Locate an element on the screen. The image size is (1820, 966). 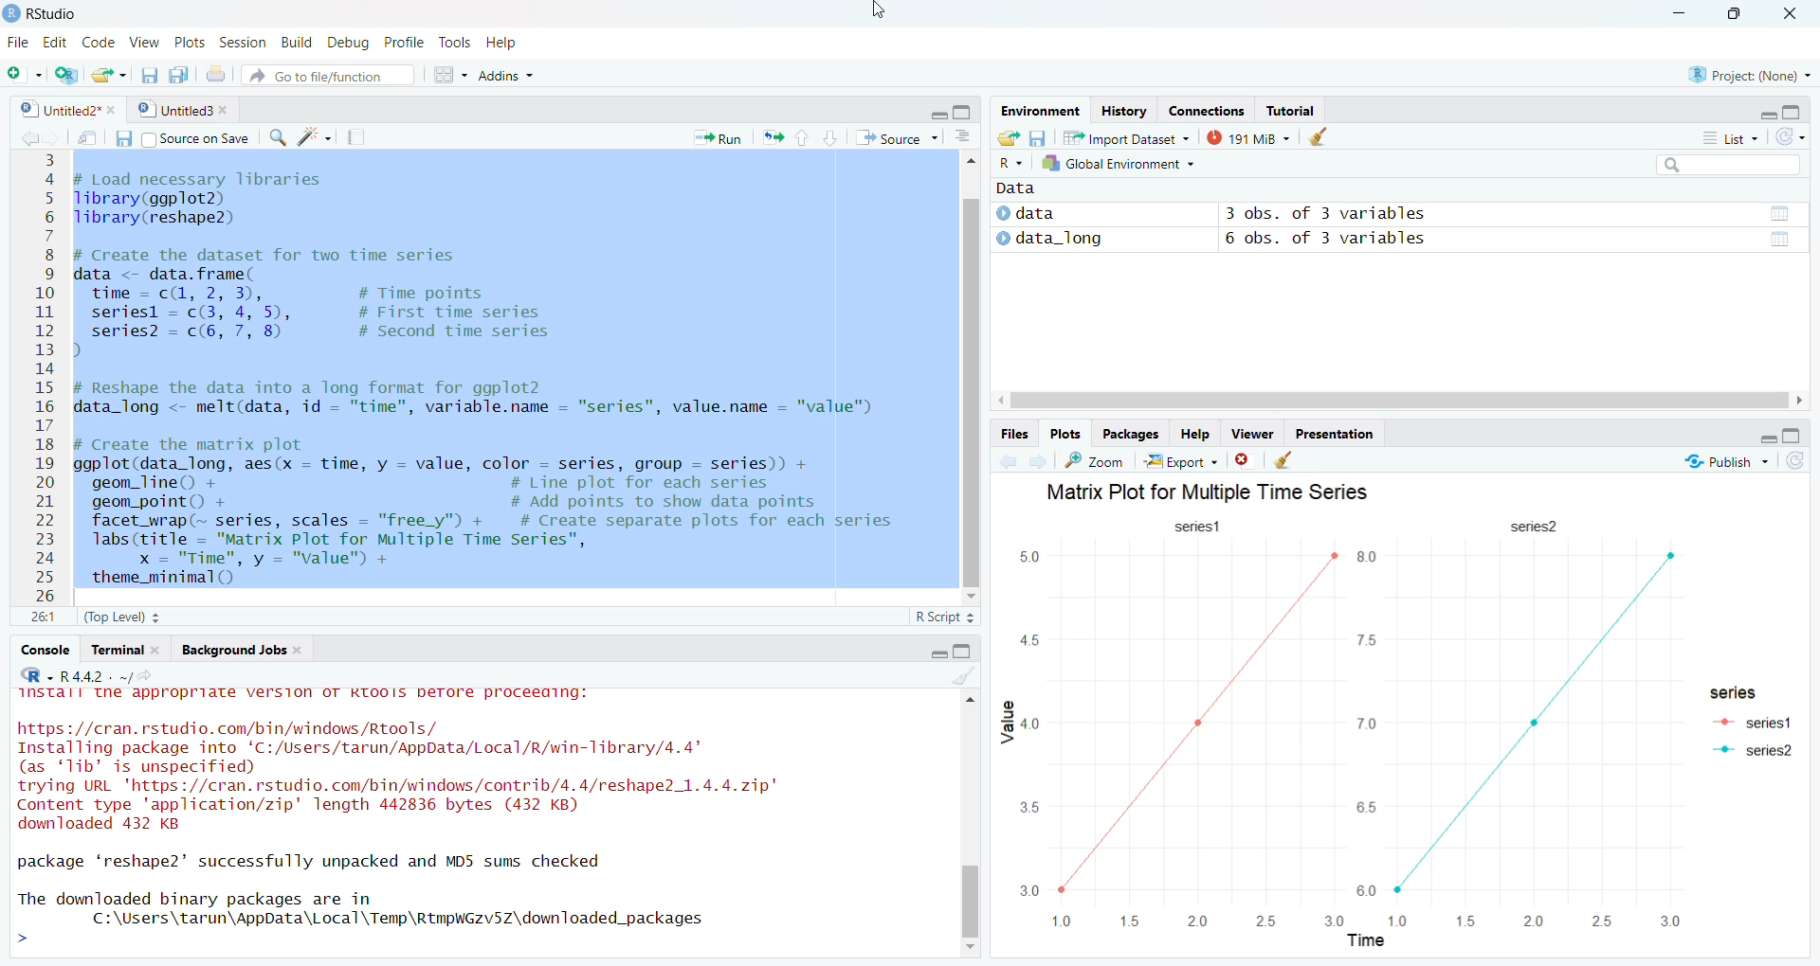
RStudio is located at coordinates (59, 14).